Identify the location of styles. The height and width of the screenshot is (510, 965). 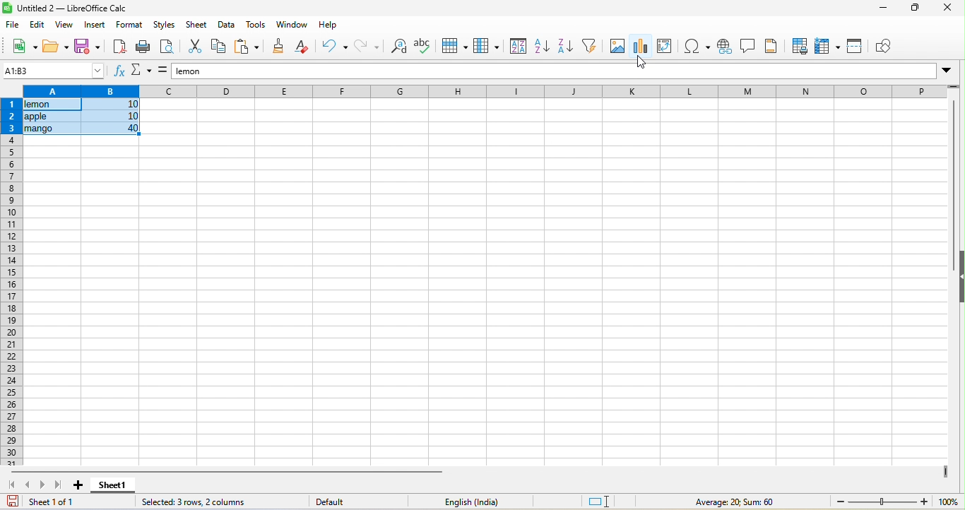
(165, 26).